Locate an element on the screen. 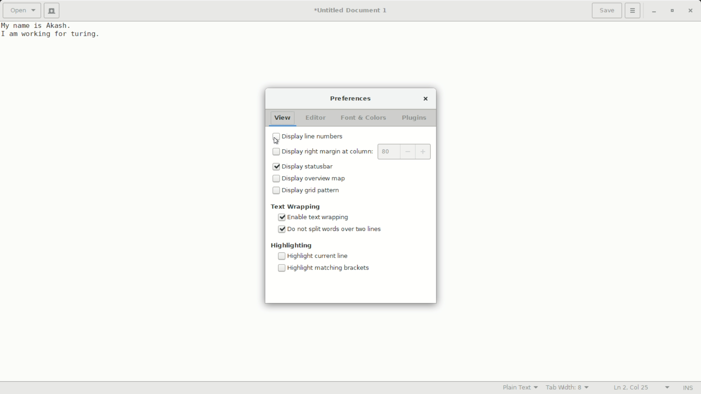 Image resolution: width=701 pixels, height=394 pixels. more options is located at coordinates (633, 10).